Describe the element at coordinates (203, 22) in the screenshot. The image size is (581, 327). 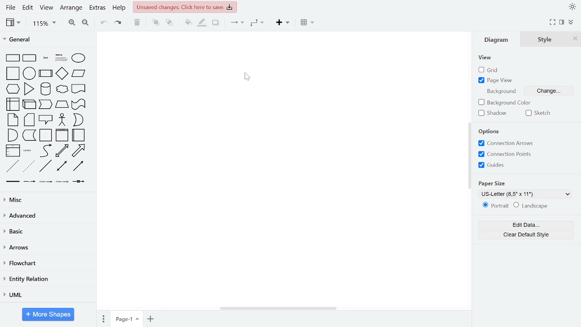
I see `fill line` at that location.